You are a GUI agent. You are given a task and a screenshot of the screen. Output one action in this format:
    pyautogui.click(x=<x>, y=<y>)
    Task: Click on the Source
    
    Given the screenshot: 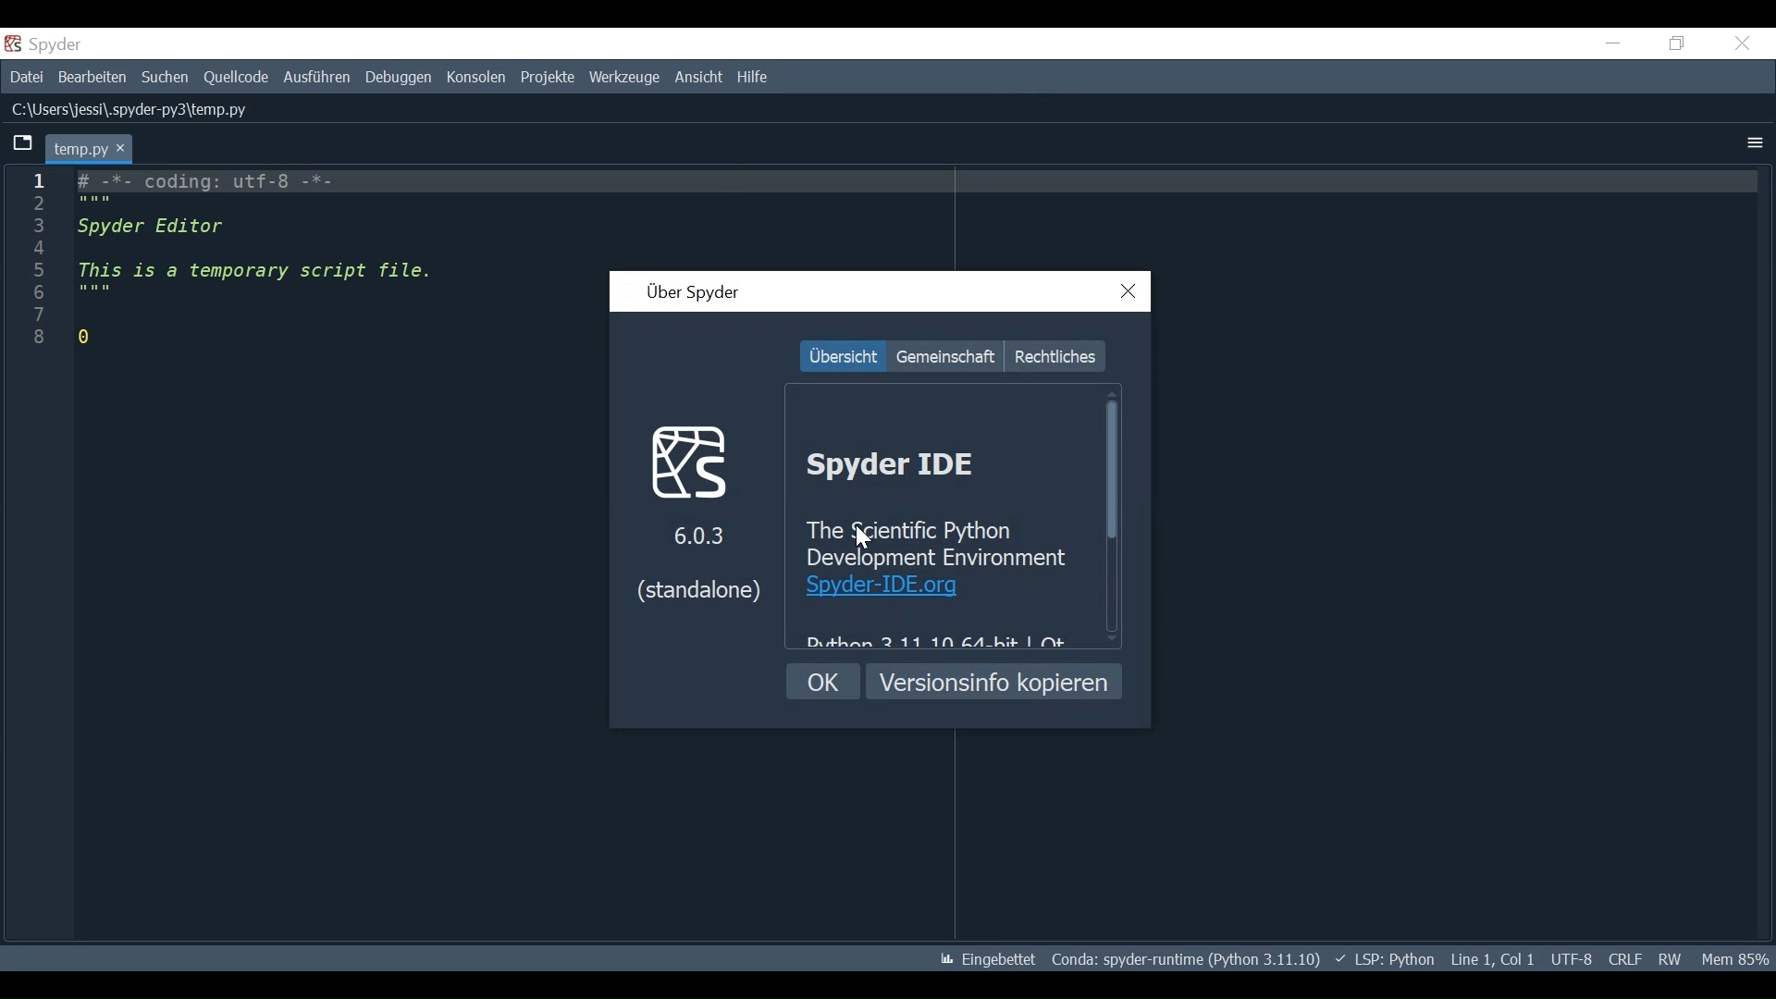 What is the action you would take?
    pyautogui.click(x=237, y=79)
    